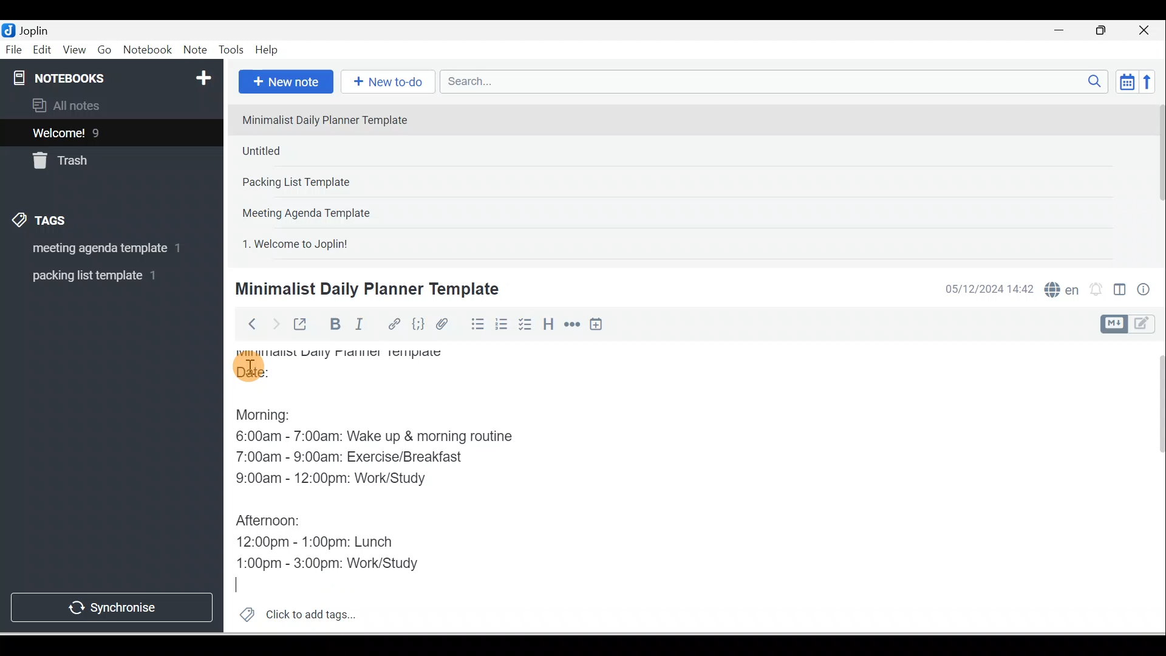 This screenshot has height=656, width=1166. What do you see at coordinates (43, 222) in the screenshot?
I see `Tags` at bounding box center [43, 222].